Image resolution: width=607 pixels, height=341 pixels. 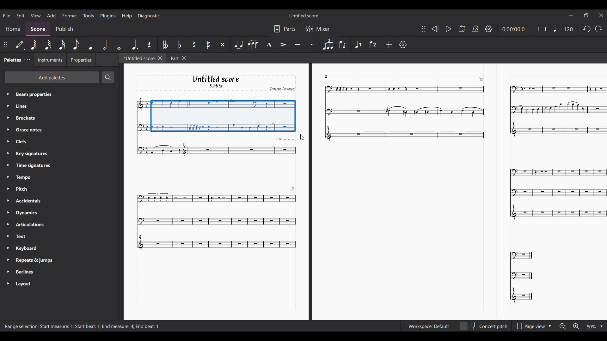 What do you see at coordinates (51, 16) in the screenshot?
I see `Add` at bounding box center [51, 16].